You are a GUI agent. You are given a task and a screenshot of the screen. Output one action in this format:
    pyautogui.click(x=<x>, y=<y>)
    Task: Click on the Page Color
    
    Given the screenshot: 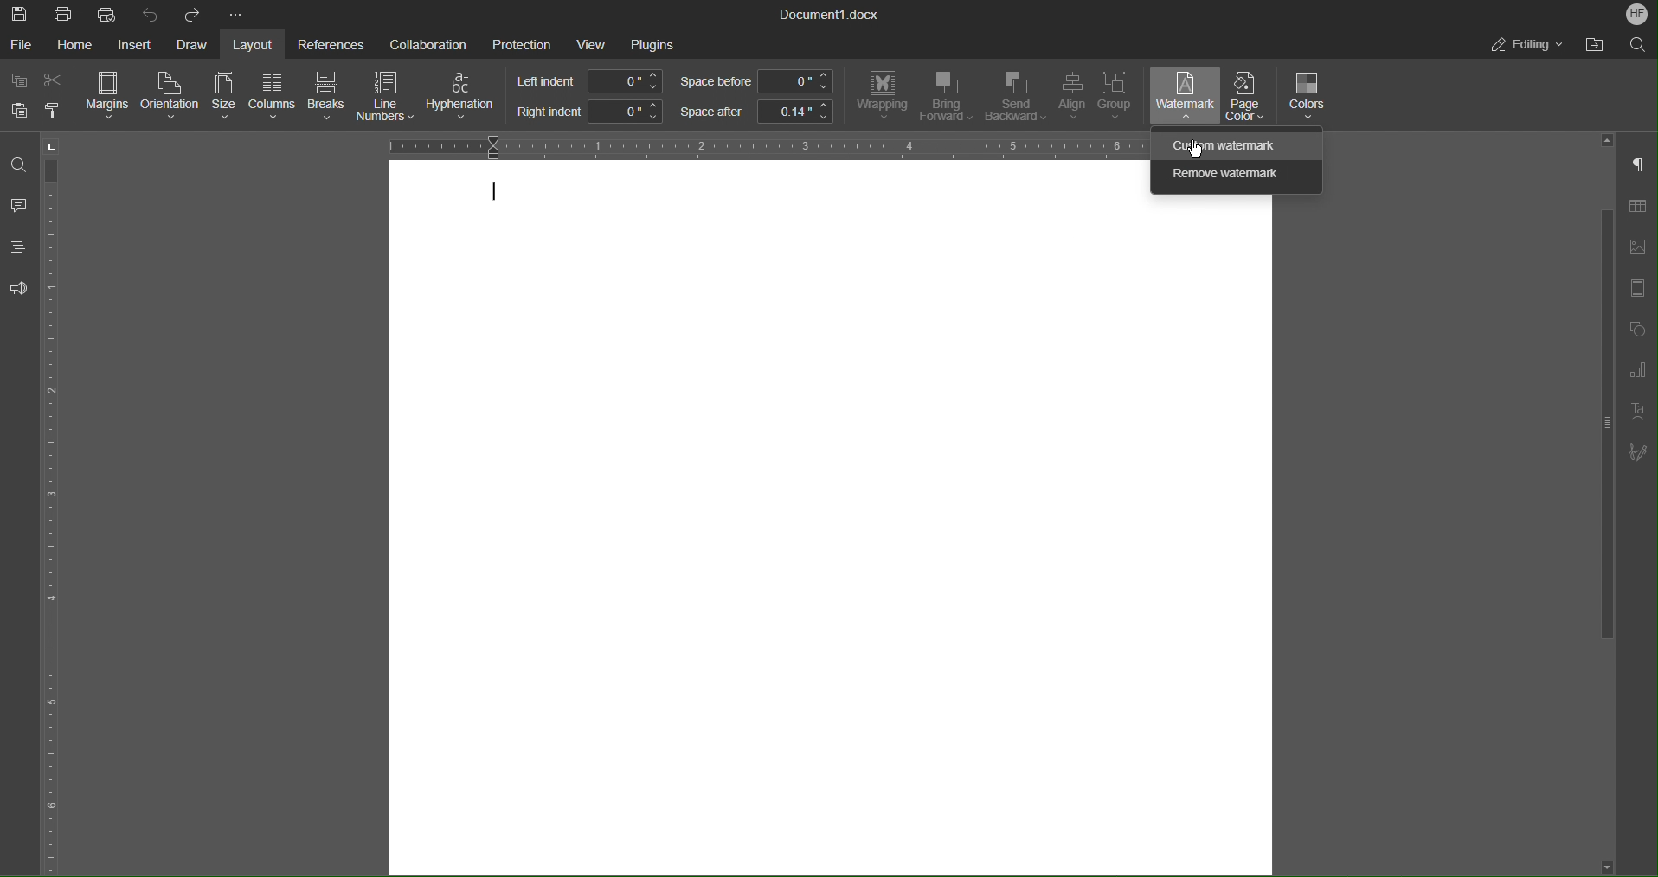 What is the action you would take?
    pyautogui.click(x=1251, y=96)
    